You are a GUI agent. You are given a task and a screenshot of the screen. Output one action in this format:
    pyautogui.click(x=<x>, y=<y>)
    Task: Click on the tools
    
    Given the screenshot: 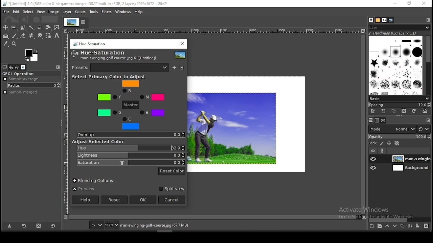 What is the action you would take?
    pyautogui.click(x=93, y=12)
    